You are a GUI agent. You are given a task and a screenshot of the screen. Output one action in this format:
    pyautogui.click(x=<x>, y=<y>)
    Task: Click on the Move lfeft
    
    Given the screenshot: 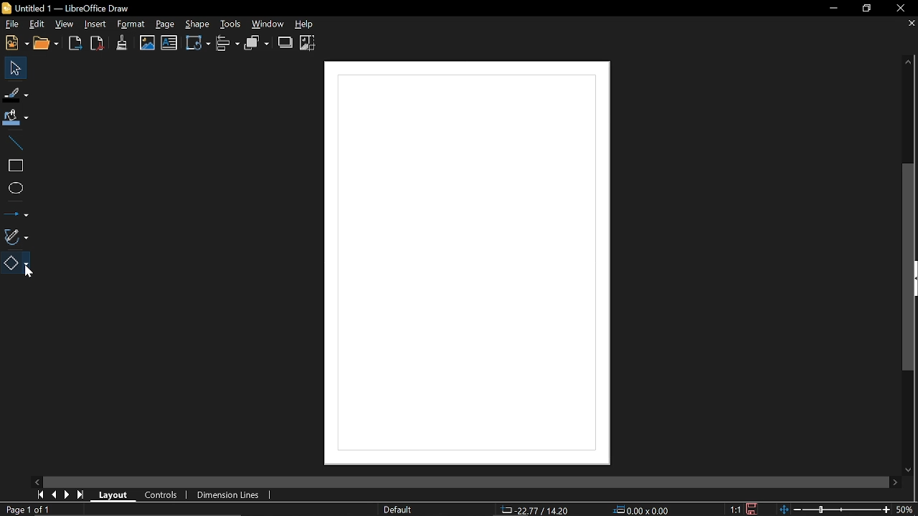 What is the action you would take?
    pyautogui.click(x=38, y=481)
    